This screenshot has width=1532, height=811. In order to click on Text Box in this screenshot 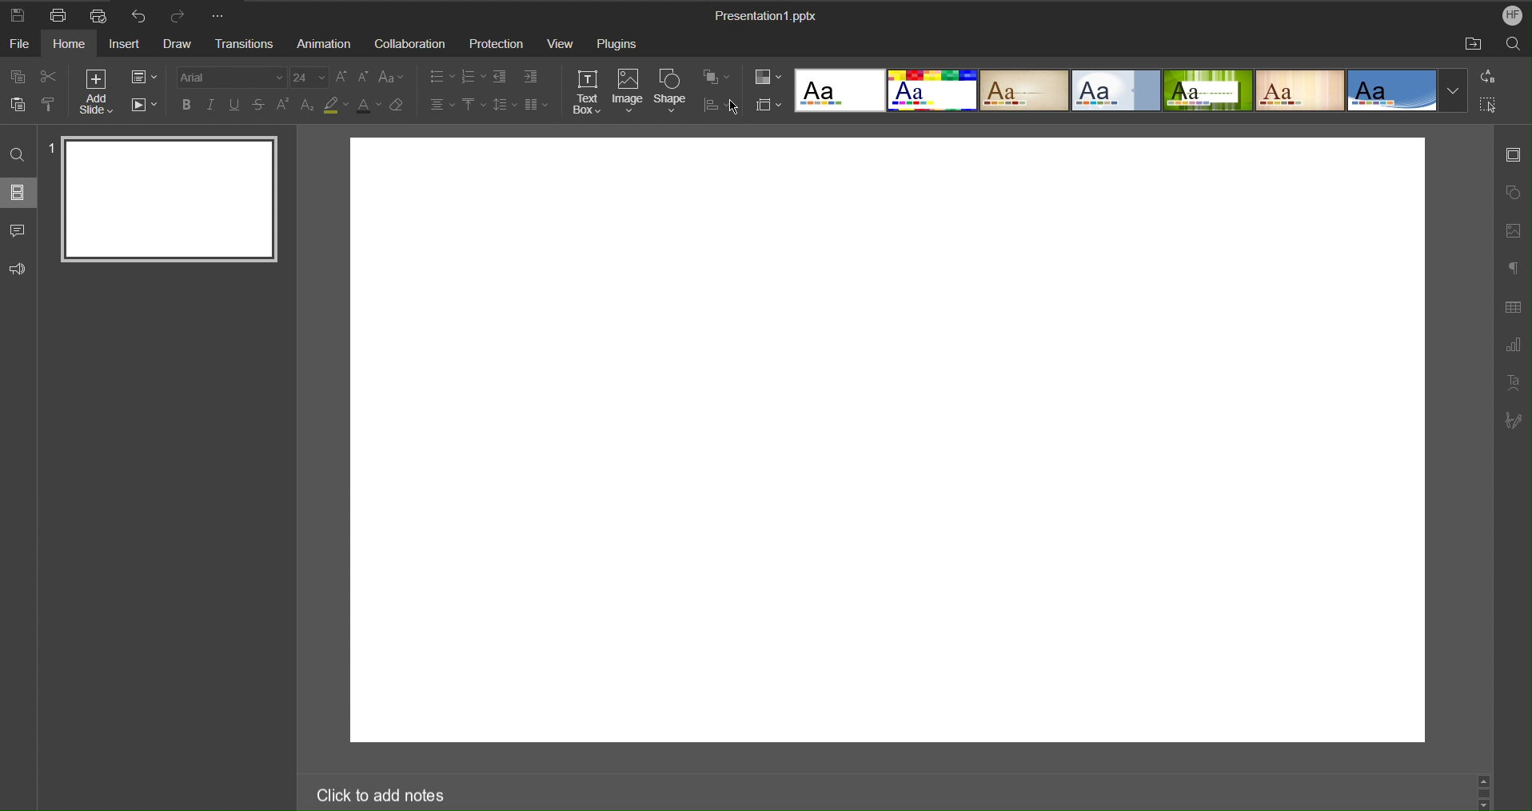, I will do `click(587, 92)`.